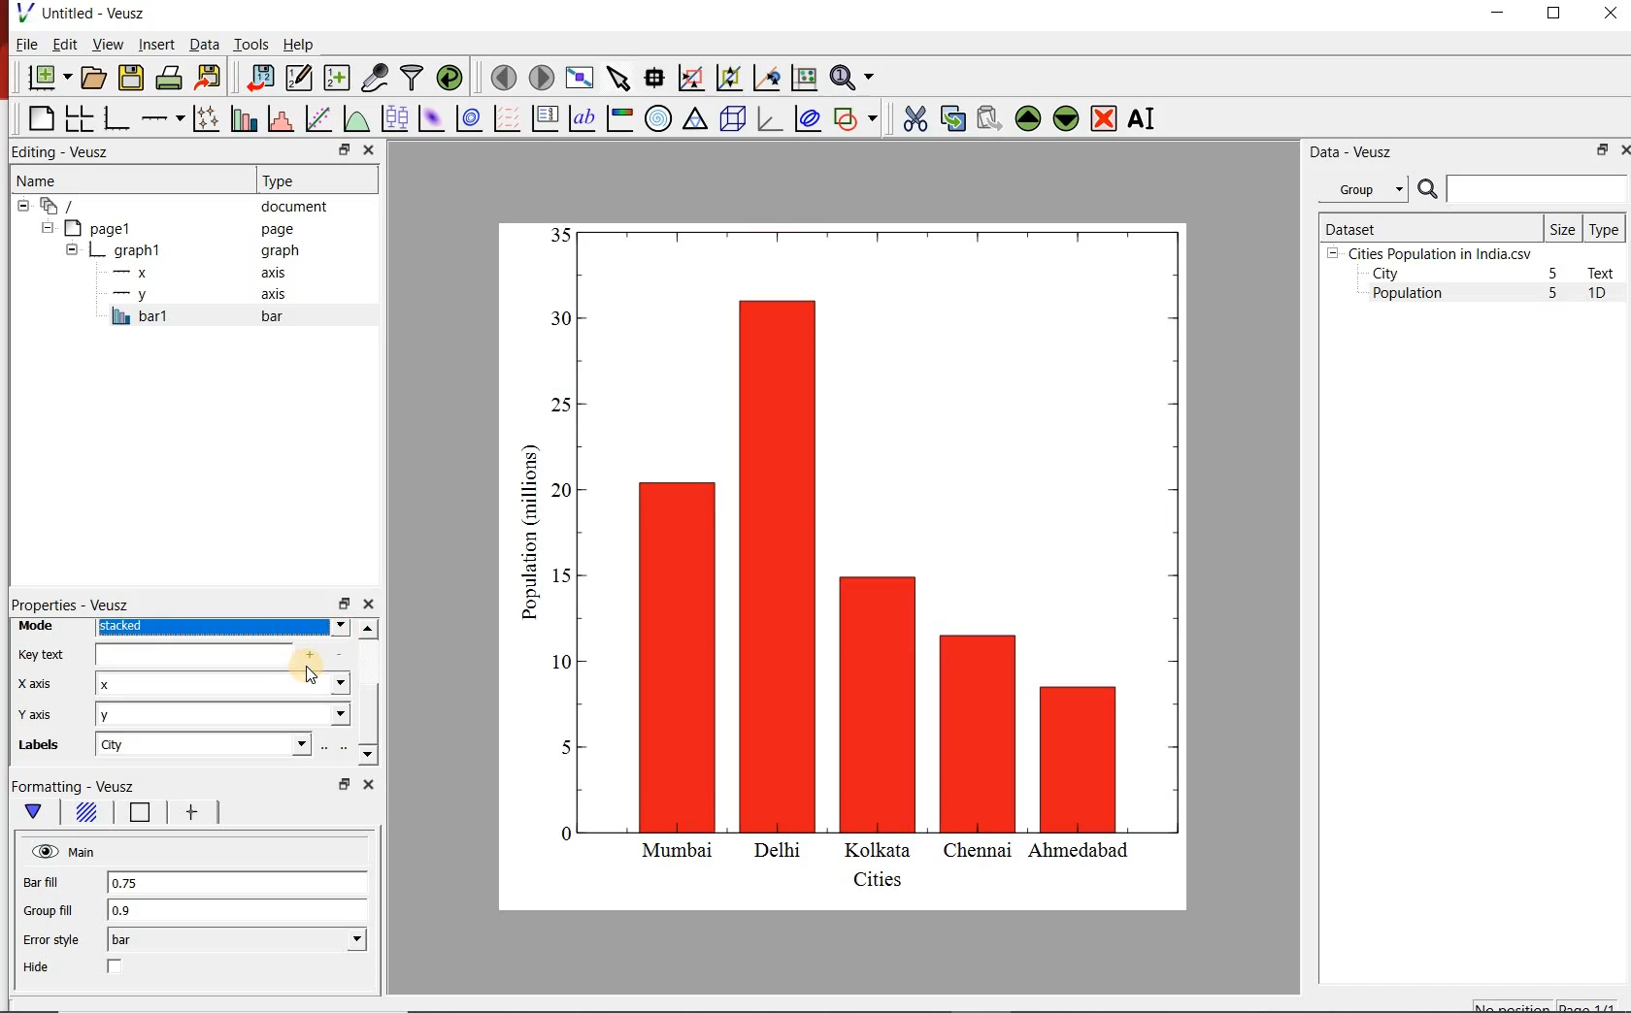 This screenshot has height=1013, width=1631. Describe the element at coordinates (162, 115) in the screenshot. I see `Add an axis to the plot` at that location.